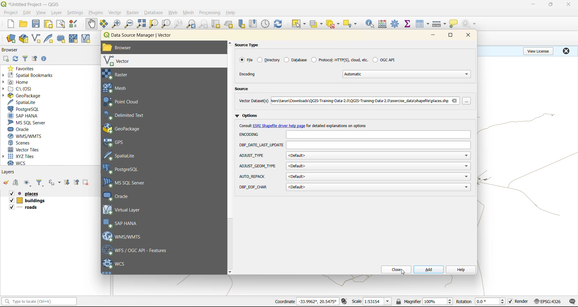  I want to click on layer, so click(55, 13).